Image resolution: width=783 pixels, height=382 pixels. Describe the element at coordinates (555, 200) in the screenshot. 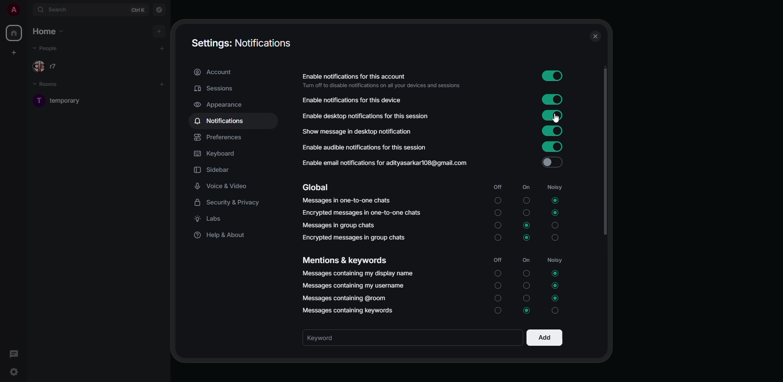

I see `selected` at that location.